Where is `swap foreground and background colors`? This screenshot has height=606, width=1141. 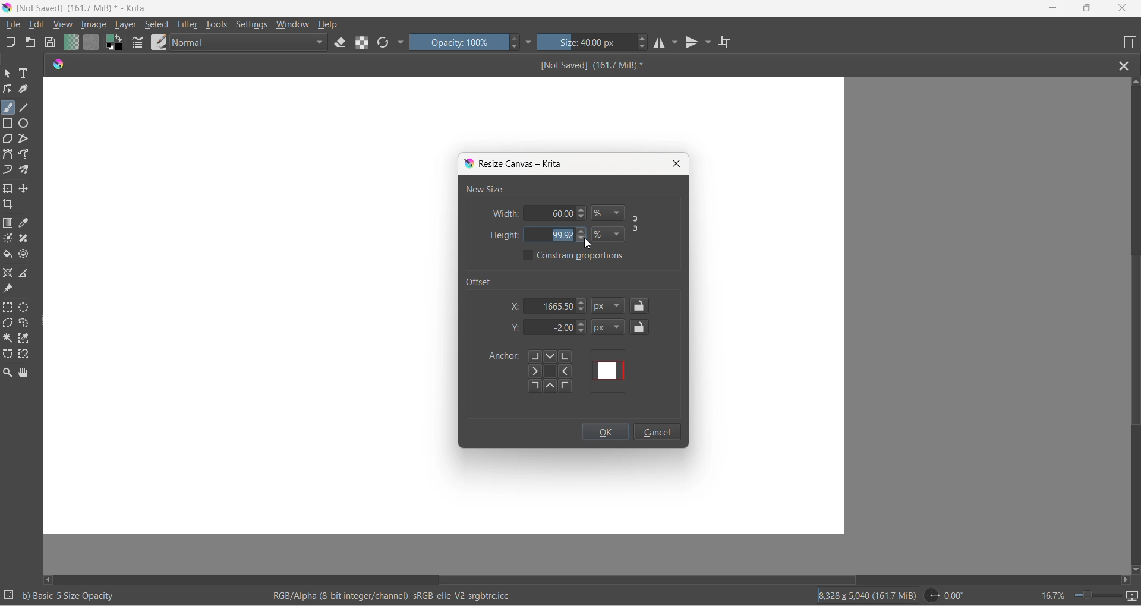 swap foreground and background colors is located at coordinates (117, 45).